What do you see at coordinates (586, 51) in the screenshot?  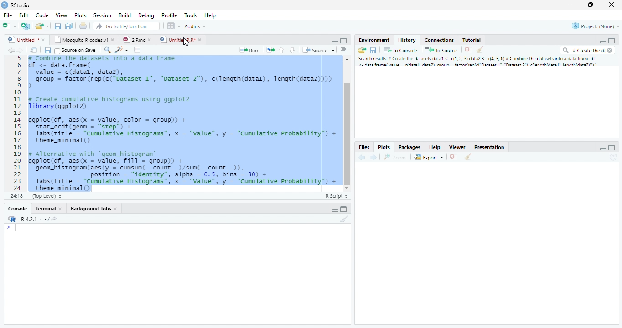 I see `# Create the di` at bounding box center [586, 51].